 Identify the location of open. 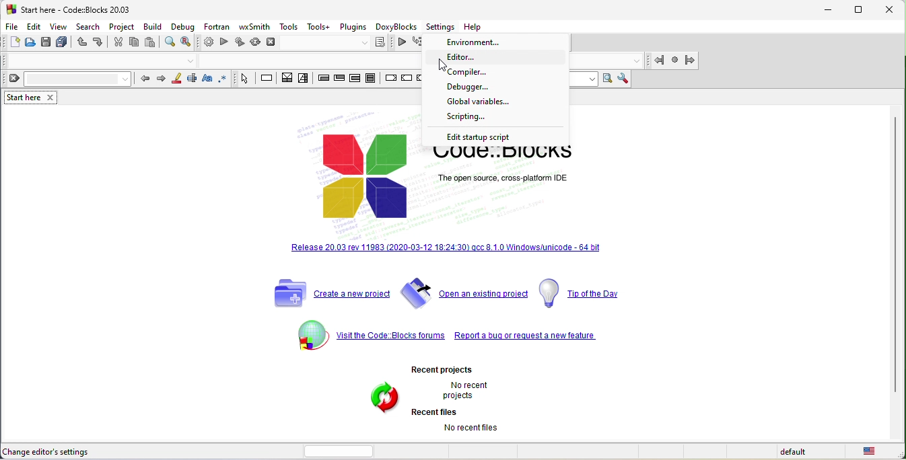
(31, 44).